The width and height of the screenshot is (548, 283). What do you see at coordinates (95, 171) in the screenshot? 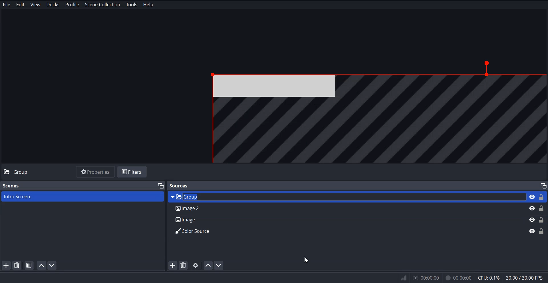
I see `Properties` at bounding box center [95, 171].